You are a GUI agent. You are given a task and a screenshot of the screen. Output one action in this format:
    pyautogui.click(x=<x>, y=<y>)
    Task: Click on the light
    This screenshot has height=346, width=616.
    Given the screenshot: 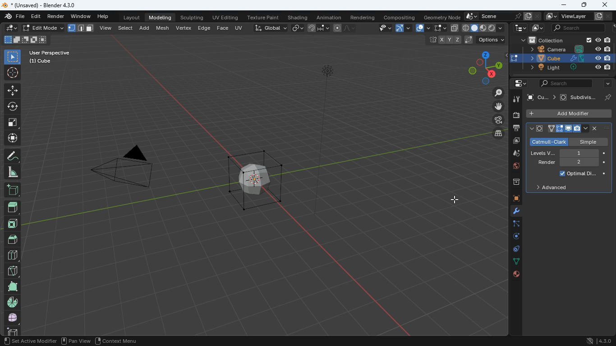 What is the action you would take?
    pyautogui.click(x=336, y=88)
    